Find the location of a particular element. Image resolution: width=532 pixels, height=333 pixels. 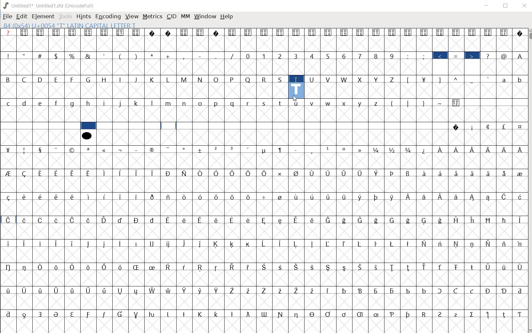

Symbol is located at coordinates (489, 173).